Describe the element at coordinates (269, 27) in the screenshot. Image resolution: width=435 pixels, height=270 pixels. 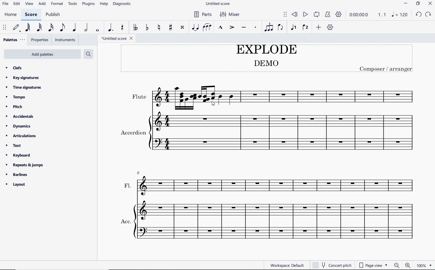
I see `tuplet` at that location.